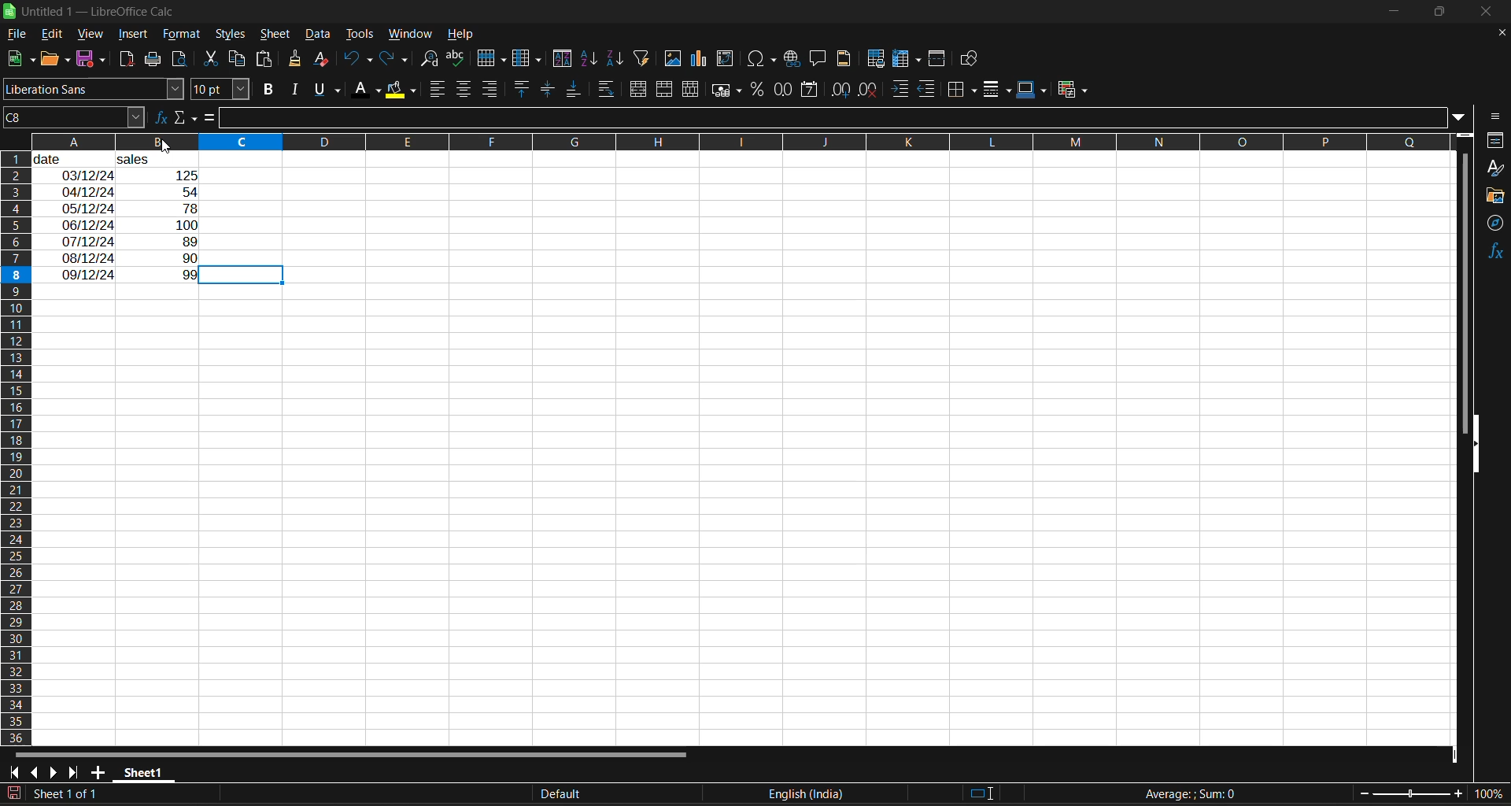 This screenshot has width=1511, height=806. I want to click on sort ascending, so click(593, 59).